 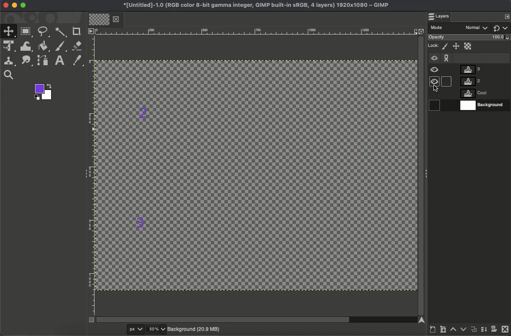 What do you see at coordinates (443, 331) in the screenshot?
I see `Create new layer group` at bounding box center [443, 331].